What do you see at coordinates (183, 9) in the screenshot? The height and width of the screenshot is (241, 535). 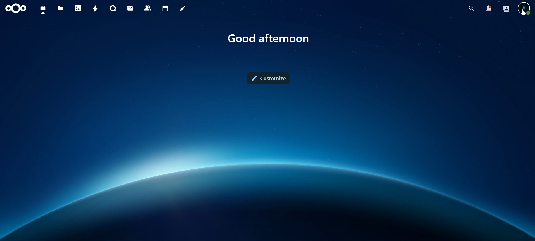 I see `notes` at bounding box center [183, 9].